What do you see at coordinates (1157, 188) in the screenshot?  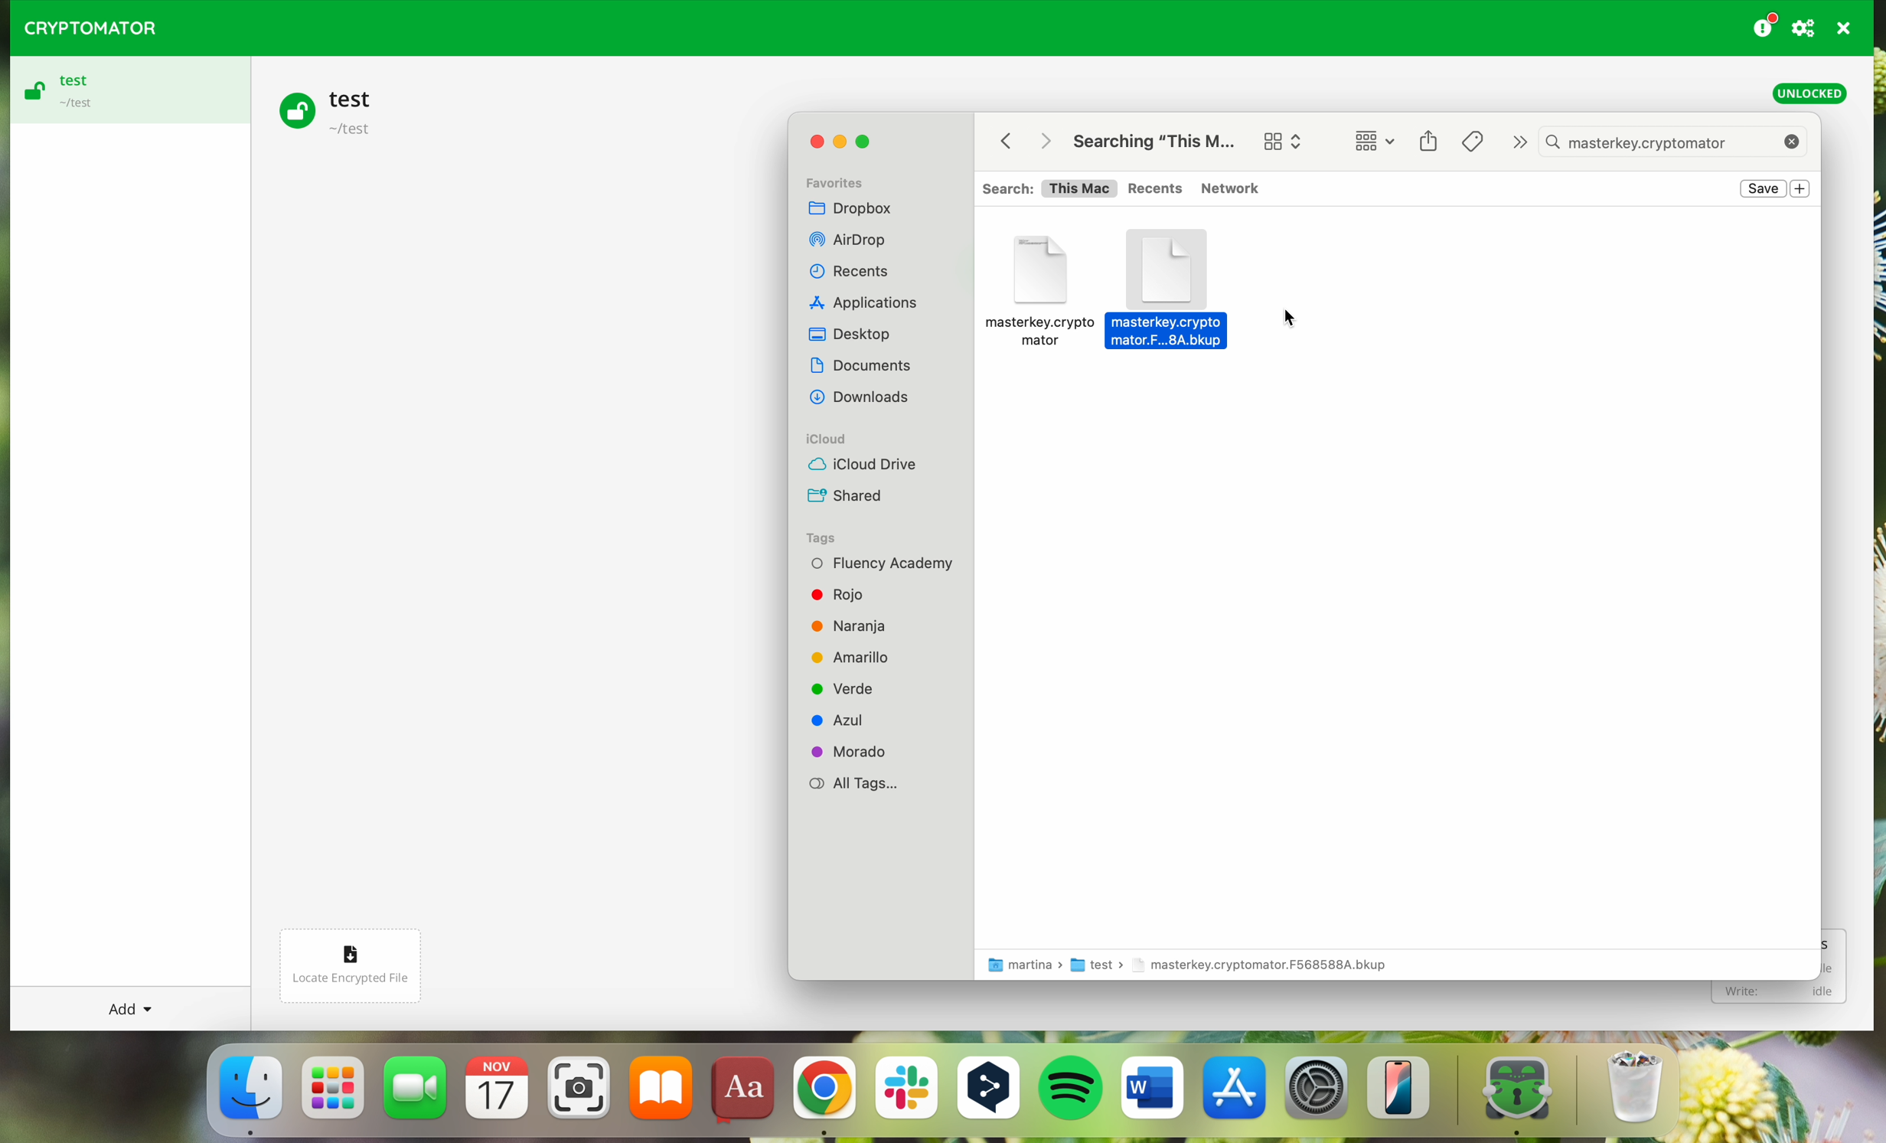 I see `Recents` at bounding box center [1157, 188].